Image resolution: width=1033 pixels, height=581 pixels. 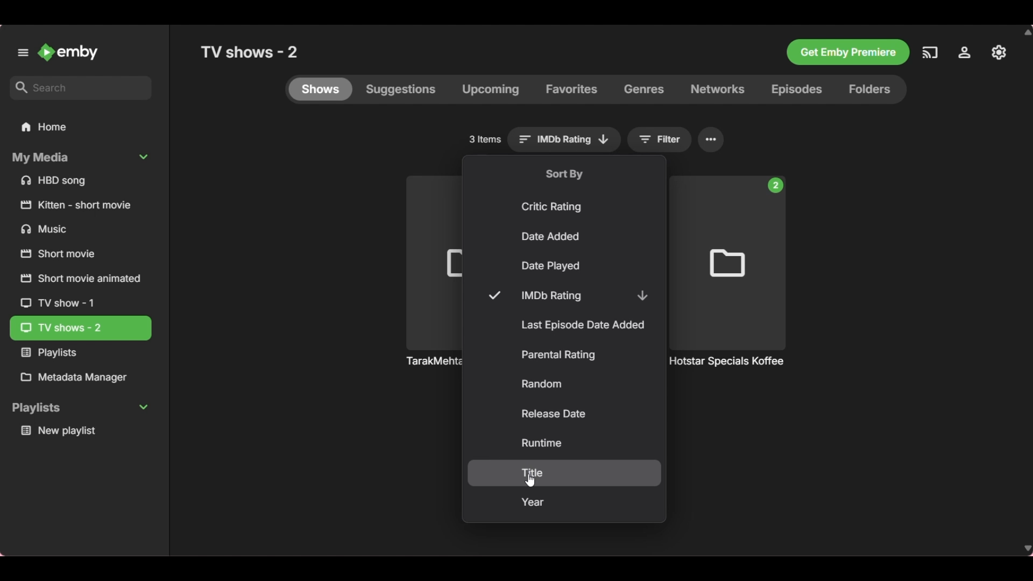 What do you see at coordinates (77, 355) in the screenshot?
I see `` at bounding box center [77, 355].